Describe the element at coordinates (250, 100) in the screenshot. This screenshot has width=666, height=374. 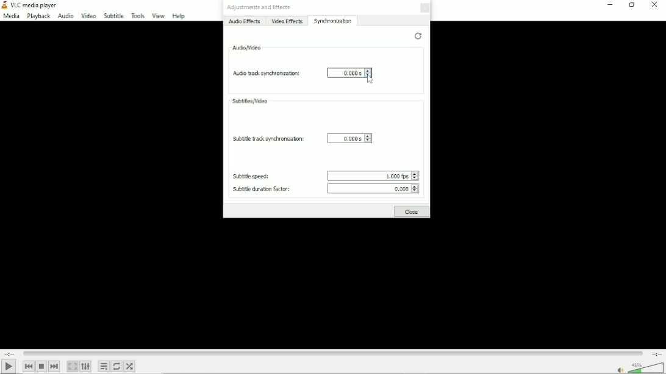
I see `subtitles/video` at that location.